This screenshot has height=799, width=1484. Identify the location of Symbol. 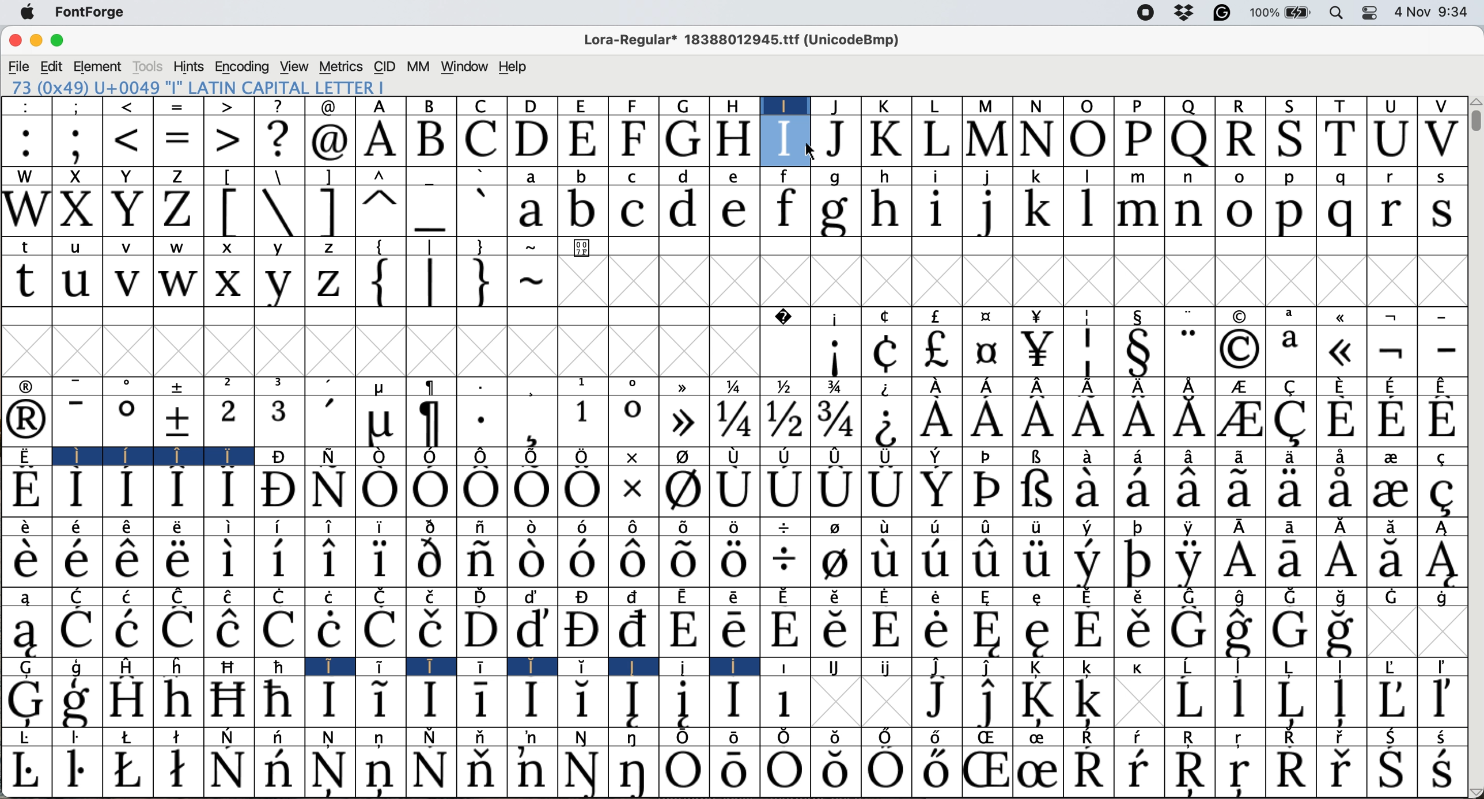
(381, 424).